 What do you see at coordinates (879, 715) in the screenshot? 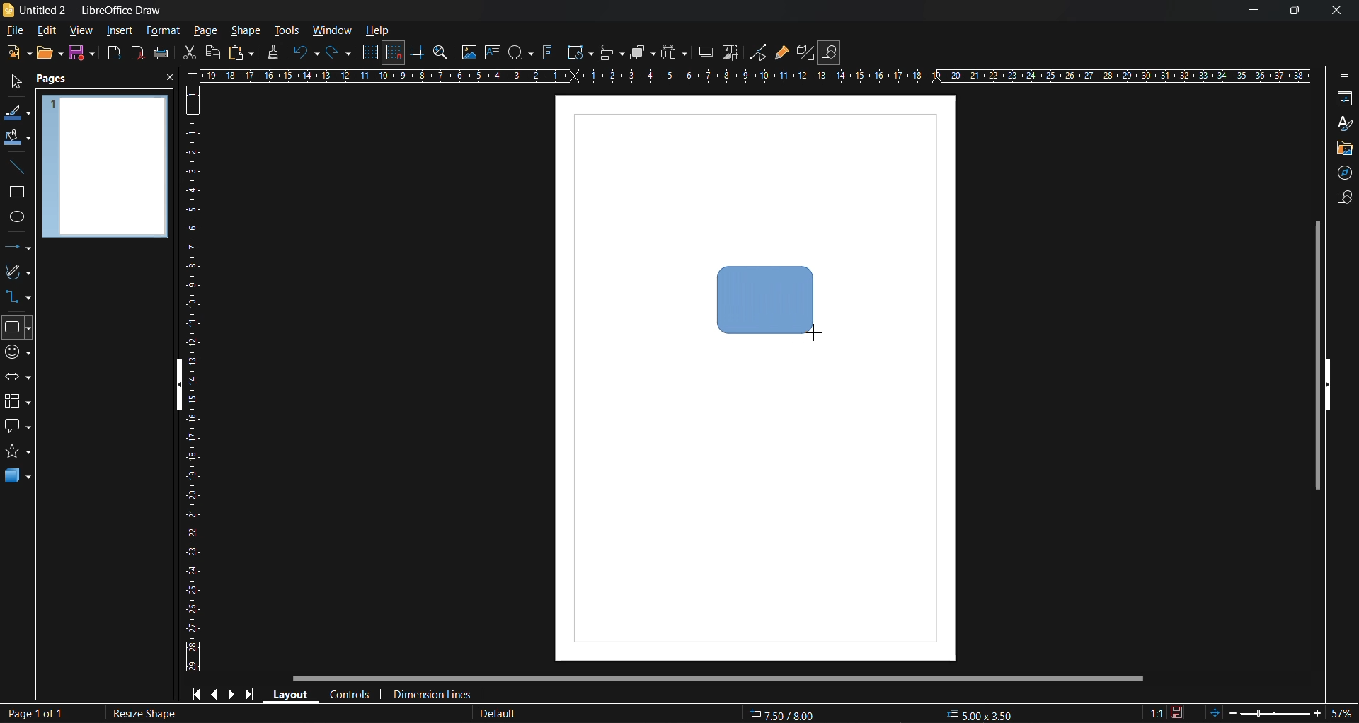
I see `coordinates` at bounding box center [879, 715].